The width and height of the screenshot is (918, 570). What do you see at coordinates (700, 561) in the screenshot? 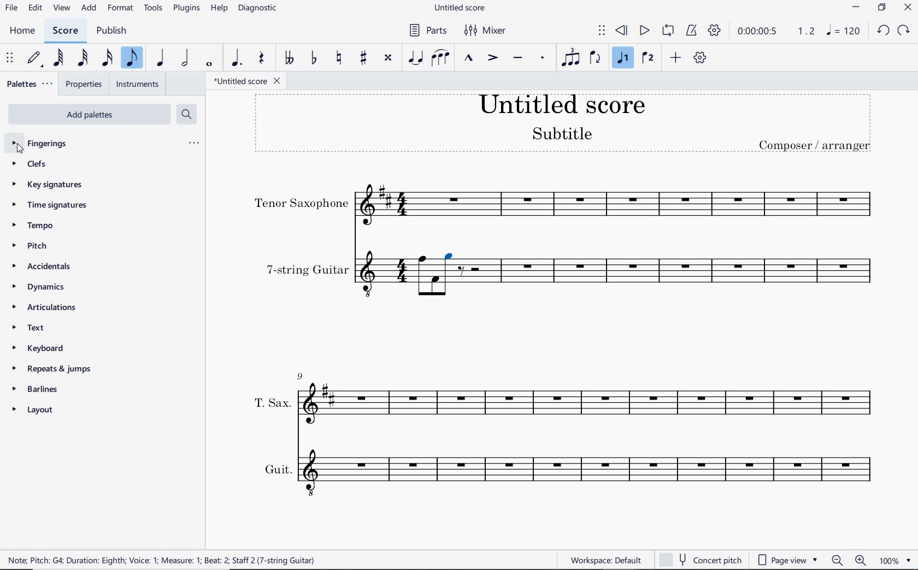
I see `CONCERT PITCH` at bounding box center [700, 561].